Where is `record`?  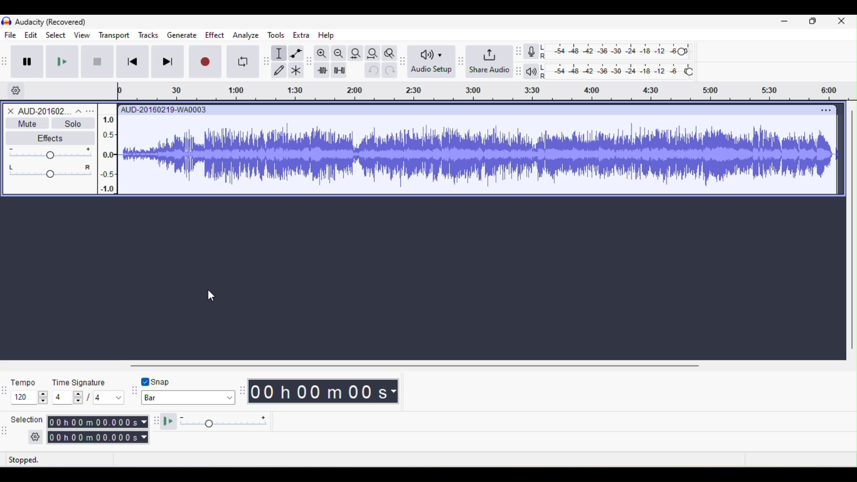 record is located at coordinates (206, 61).